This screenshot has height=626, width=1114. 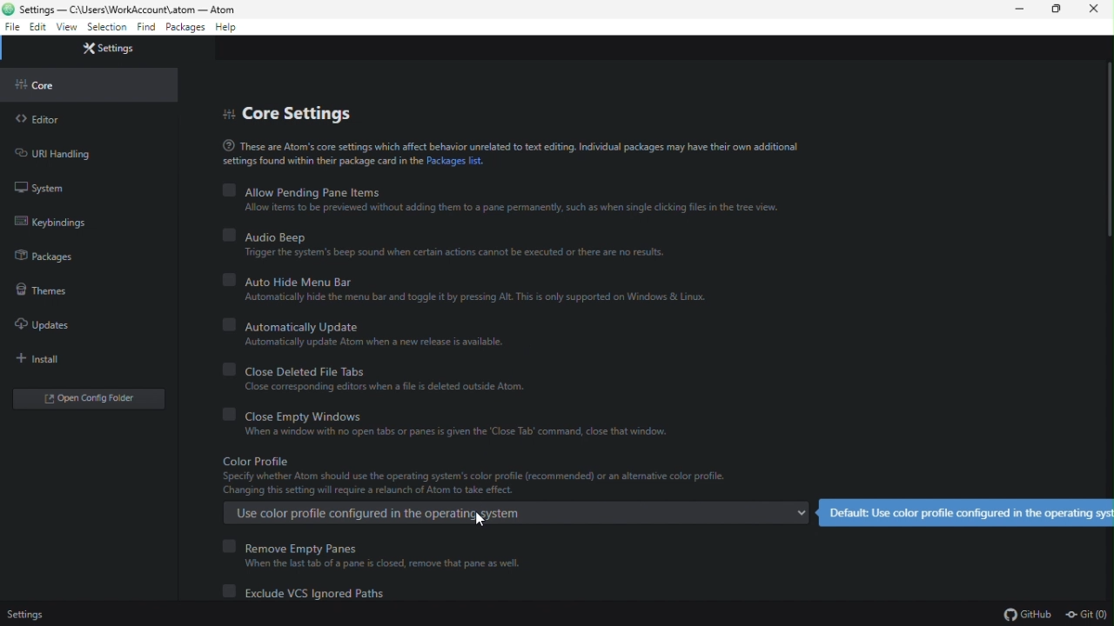 I want to click on cursor, so click(x=480, y=517).